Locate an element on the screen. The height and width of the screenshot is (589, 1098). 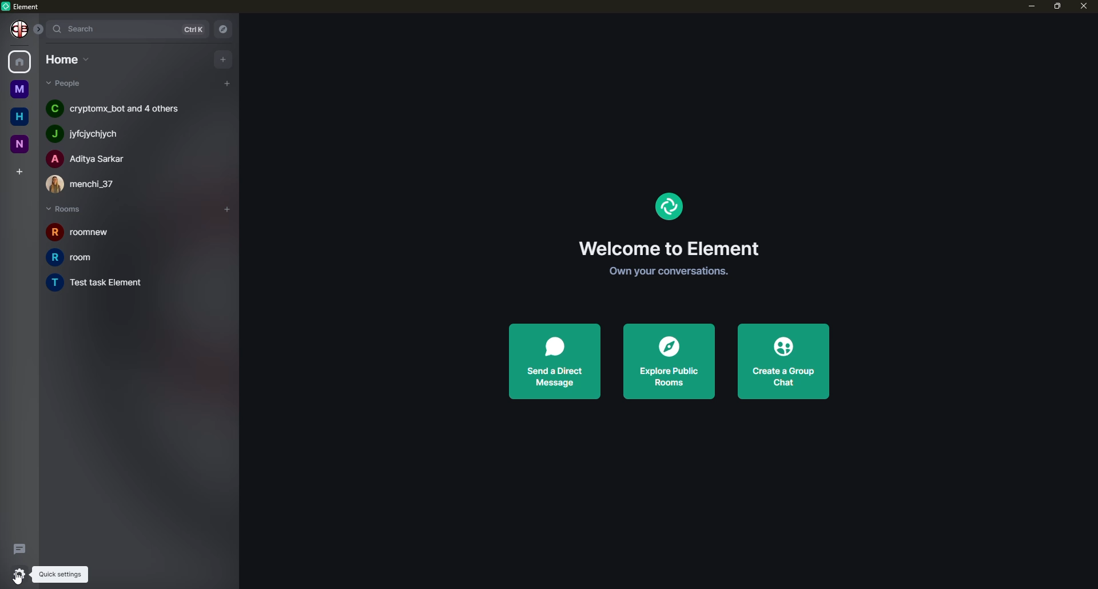
element is located at coordinates (25, 6).